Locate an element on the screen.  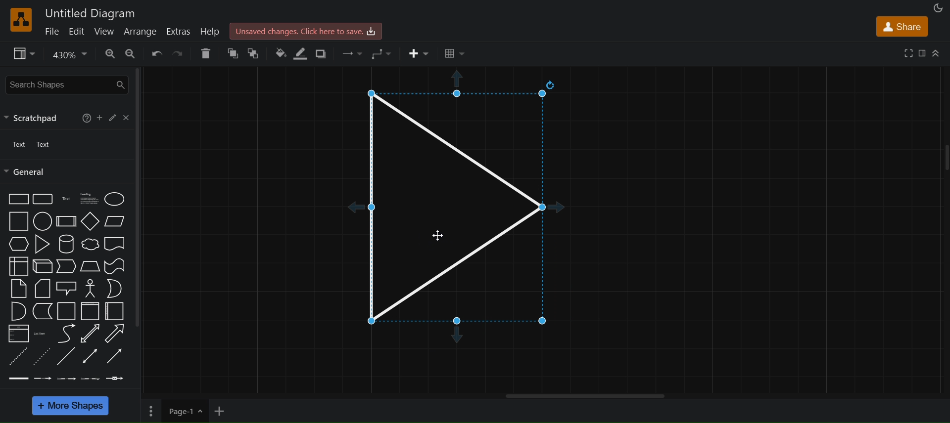
page 1 is located at coordinates (188, 410).